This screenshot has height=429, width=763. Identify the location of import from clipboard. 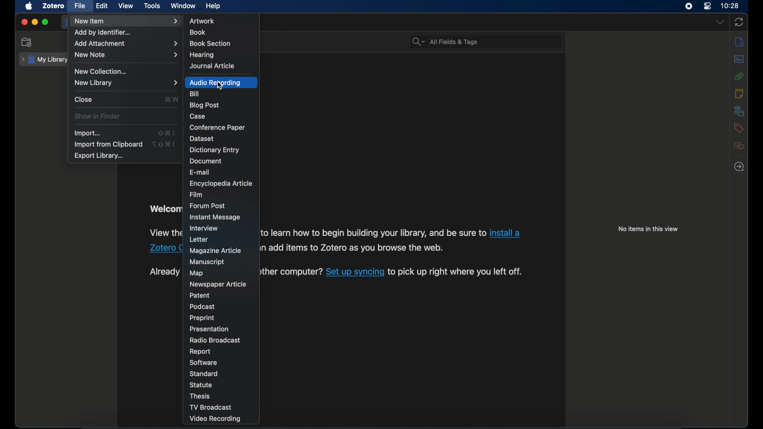
(109, 144).